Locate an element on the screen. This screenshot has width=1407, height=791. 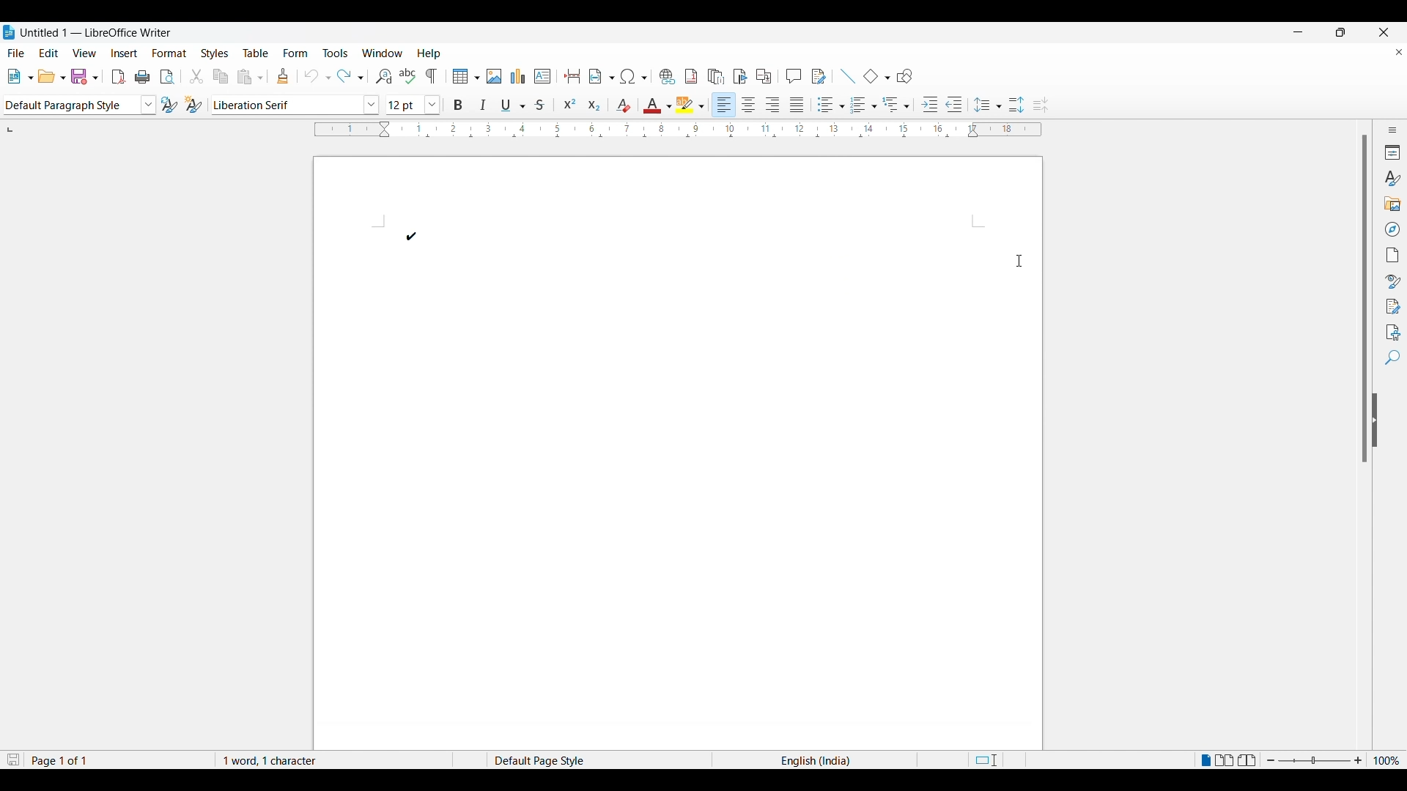
insert text box is located at coordinates (544, 75).